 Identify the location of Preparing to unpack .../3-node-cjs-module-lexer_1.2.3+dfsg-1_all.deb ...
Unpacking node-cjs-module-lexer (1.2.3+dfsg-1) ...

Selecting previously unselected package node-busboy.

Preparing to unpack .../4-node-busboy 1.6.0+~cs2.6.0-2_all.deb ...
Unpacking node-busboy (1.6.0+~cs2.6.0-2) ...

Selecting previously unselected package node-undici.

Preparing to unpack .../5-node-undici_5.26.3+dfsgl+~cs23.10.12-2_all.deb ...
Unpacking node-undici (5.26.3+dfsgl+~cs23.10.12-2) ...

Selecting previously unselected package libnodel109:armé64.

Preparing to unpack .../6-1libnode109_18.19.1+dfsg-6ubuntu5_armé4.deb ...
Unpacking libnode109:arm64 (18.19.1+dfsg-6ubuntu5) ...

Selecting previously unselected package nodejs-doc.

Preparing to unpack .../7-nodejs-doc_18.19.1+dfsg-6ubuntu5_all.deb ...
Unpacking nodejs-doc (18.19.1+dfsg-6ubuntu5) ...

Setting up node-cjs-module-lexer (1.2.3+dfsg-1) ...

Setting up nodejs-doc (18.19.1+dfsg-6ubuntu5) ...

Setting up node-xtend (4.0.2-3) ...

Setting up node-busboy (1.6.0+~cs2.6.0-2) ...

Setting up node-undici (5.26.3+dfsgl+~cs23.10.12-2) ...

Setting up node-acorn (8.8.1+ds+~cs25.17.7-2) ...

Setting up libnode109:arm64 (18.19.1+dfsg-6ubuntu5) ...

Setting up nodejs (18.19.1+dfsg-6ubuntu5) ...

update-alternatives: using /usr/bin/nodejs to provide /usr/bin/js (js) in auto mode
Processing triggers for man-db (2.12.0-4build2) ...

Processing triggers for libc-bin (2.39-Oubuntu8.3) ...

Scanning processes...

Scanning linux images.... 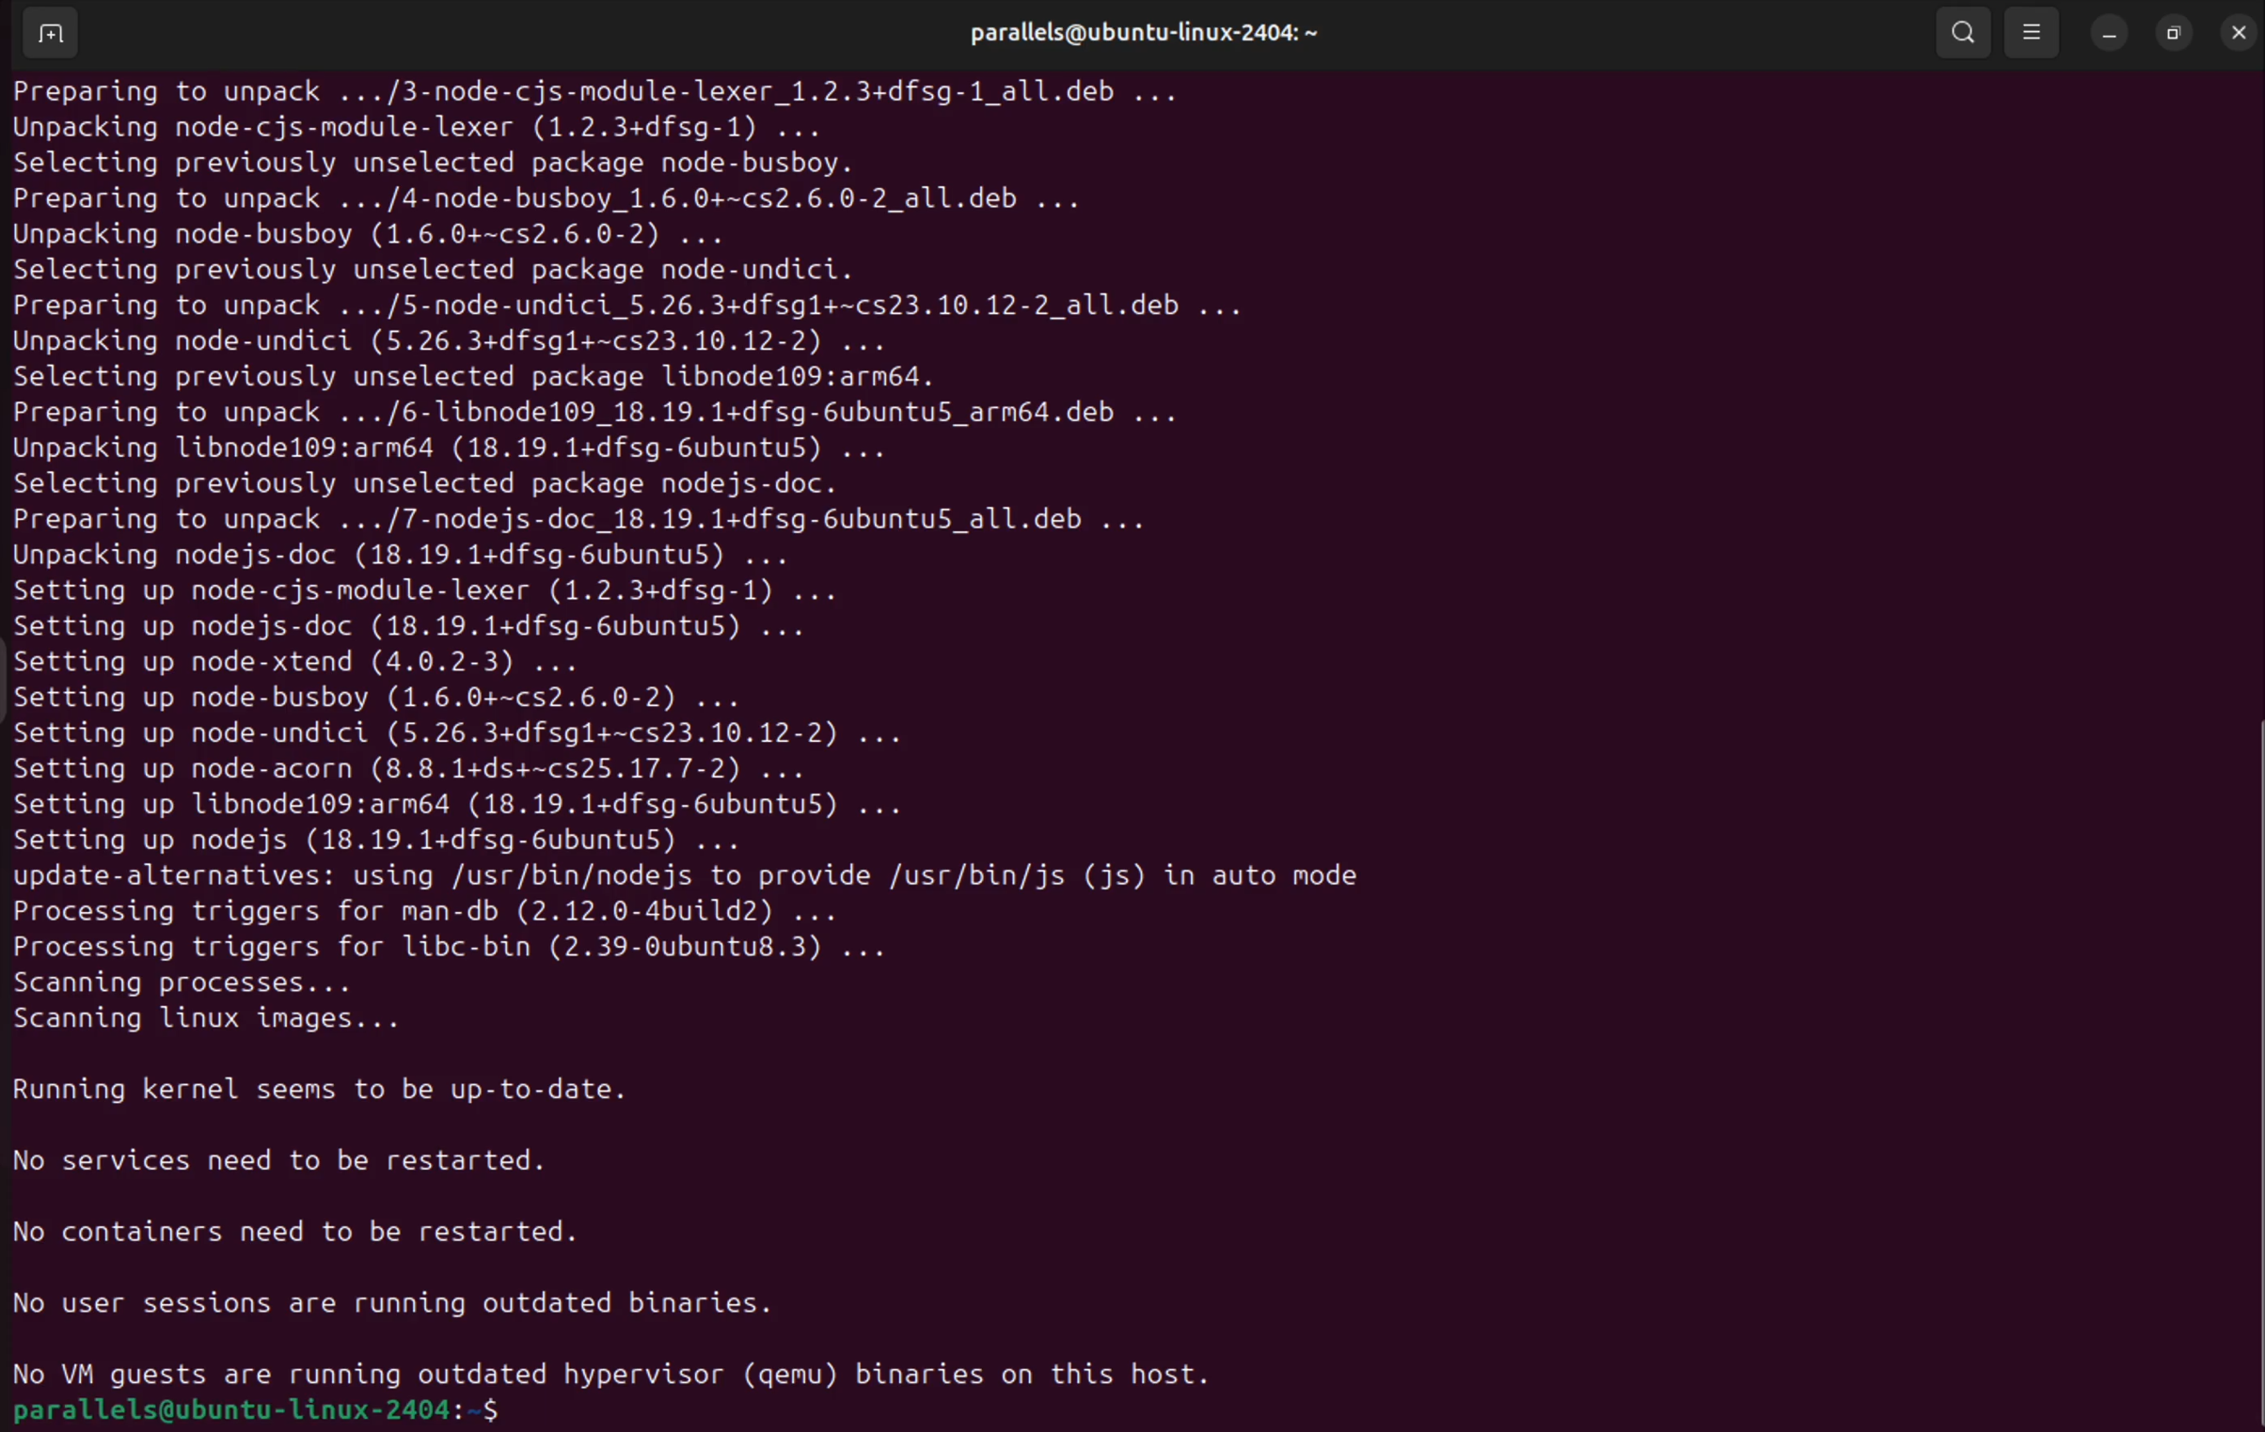
(756, 554).